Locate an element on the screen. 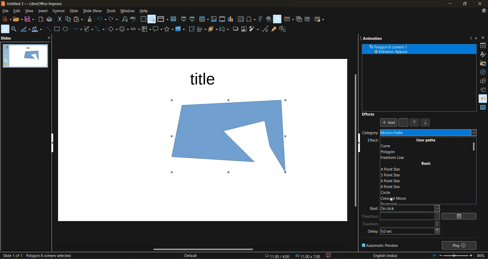  insert chart is located at coordinates (231, 19).